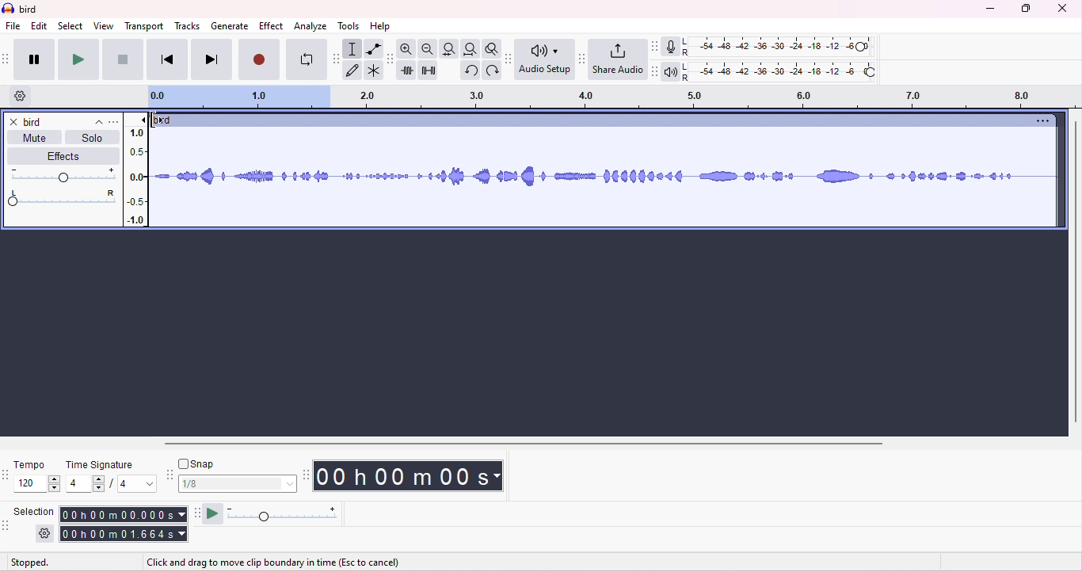  What do you see at coordinates (238, 483) in the screenshot?
I see `select snap` at bounding box center [238, 483].